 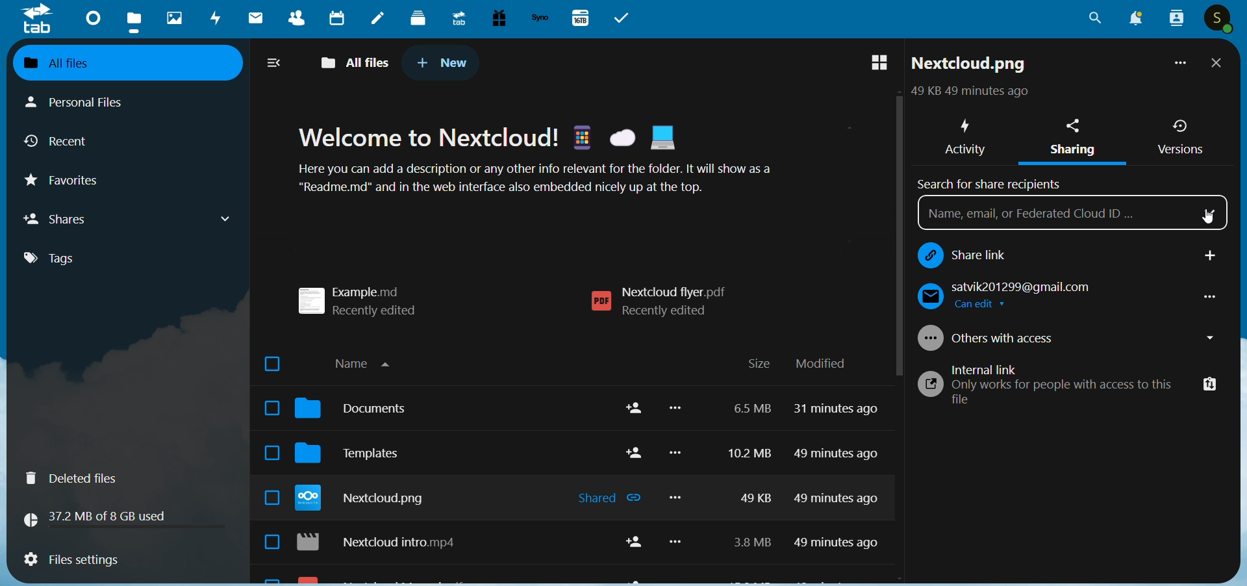 I want to click on tags, so click(x=61, y=259).